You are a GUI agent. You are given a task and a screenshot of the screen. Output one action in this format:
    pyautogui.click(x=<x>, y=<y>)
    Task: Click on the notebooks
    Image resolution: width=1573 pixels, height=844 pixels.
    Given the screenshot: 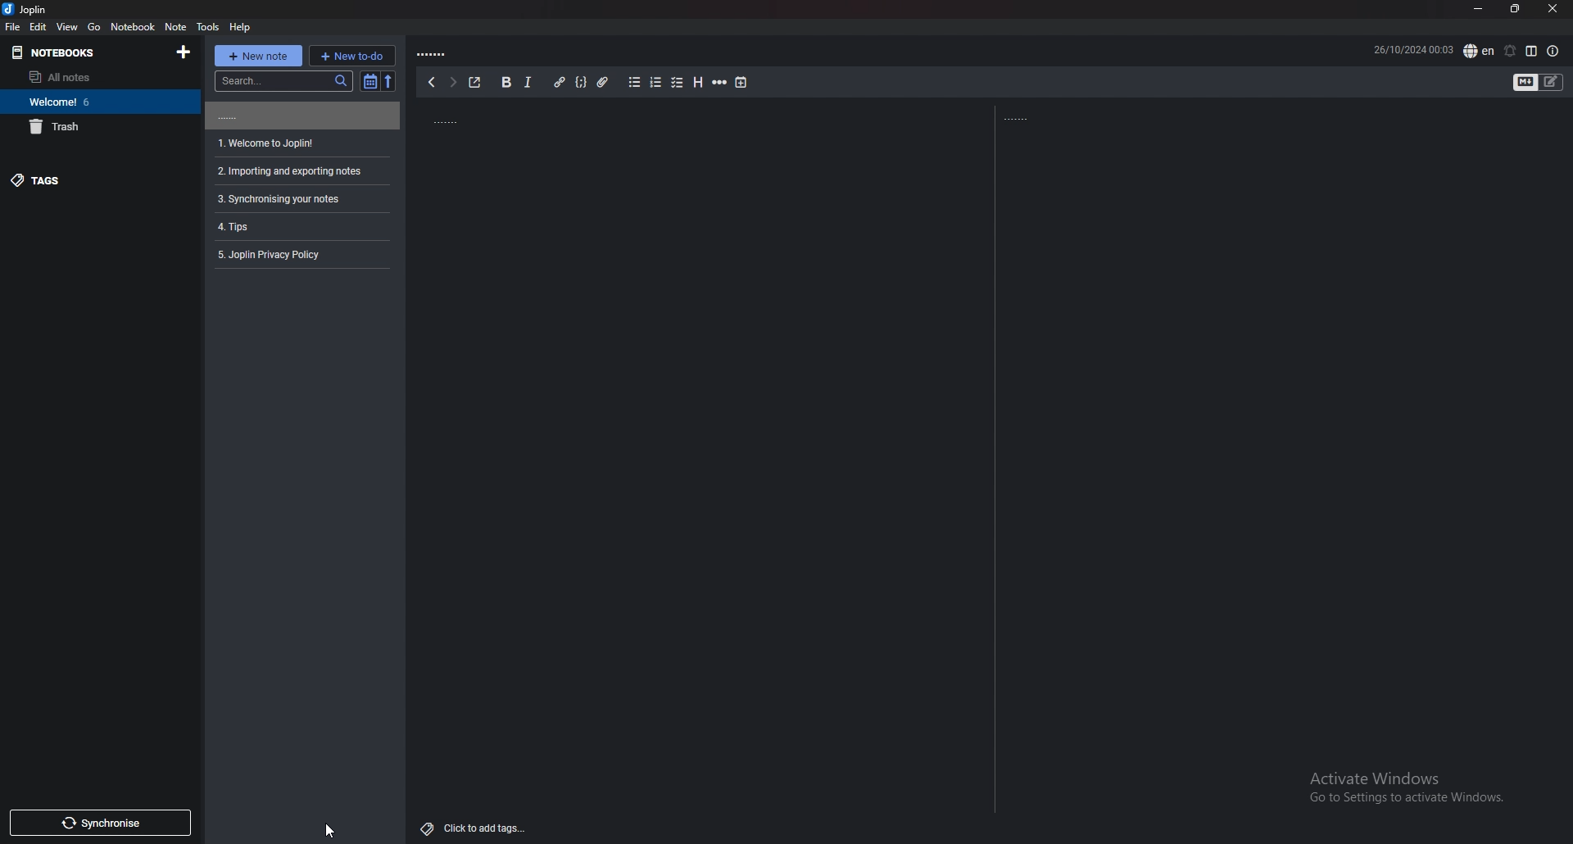 What is the action you would take?
    pyautogui.click(x=52, y=52)
    